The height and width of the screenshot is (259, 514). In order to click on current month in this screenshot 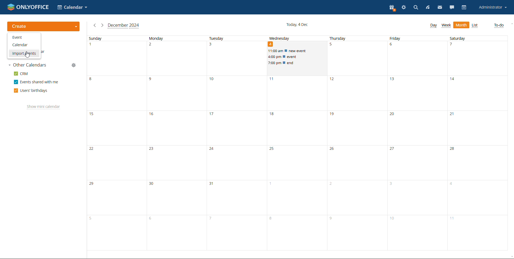, I will do `click(123, 26)`.